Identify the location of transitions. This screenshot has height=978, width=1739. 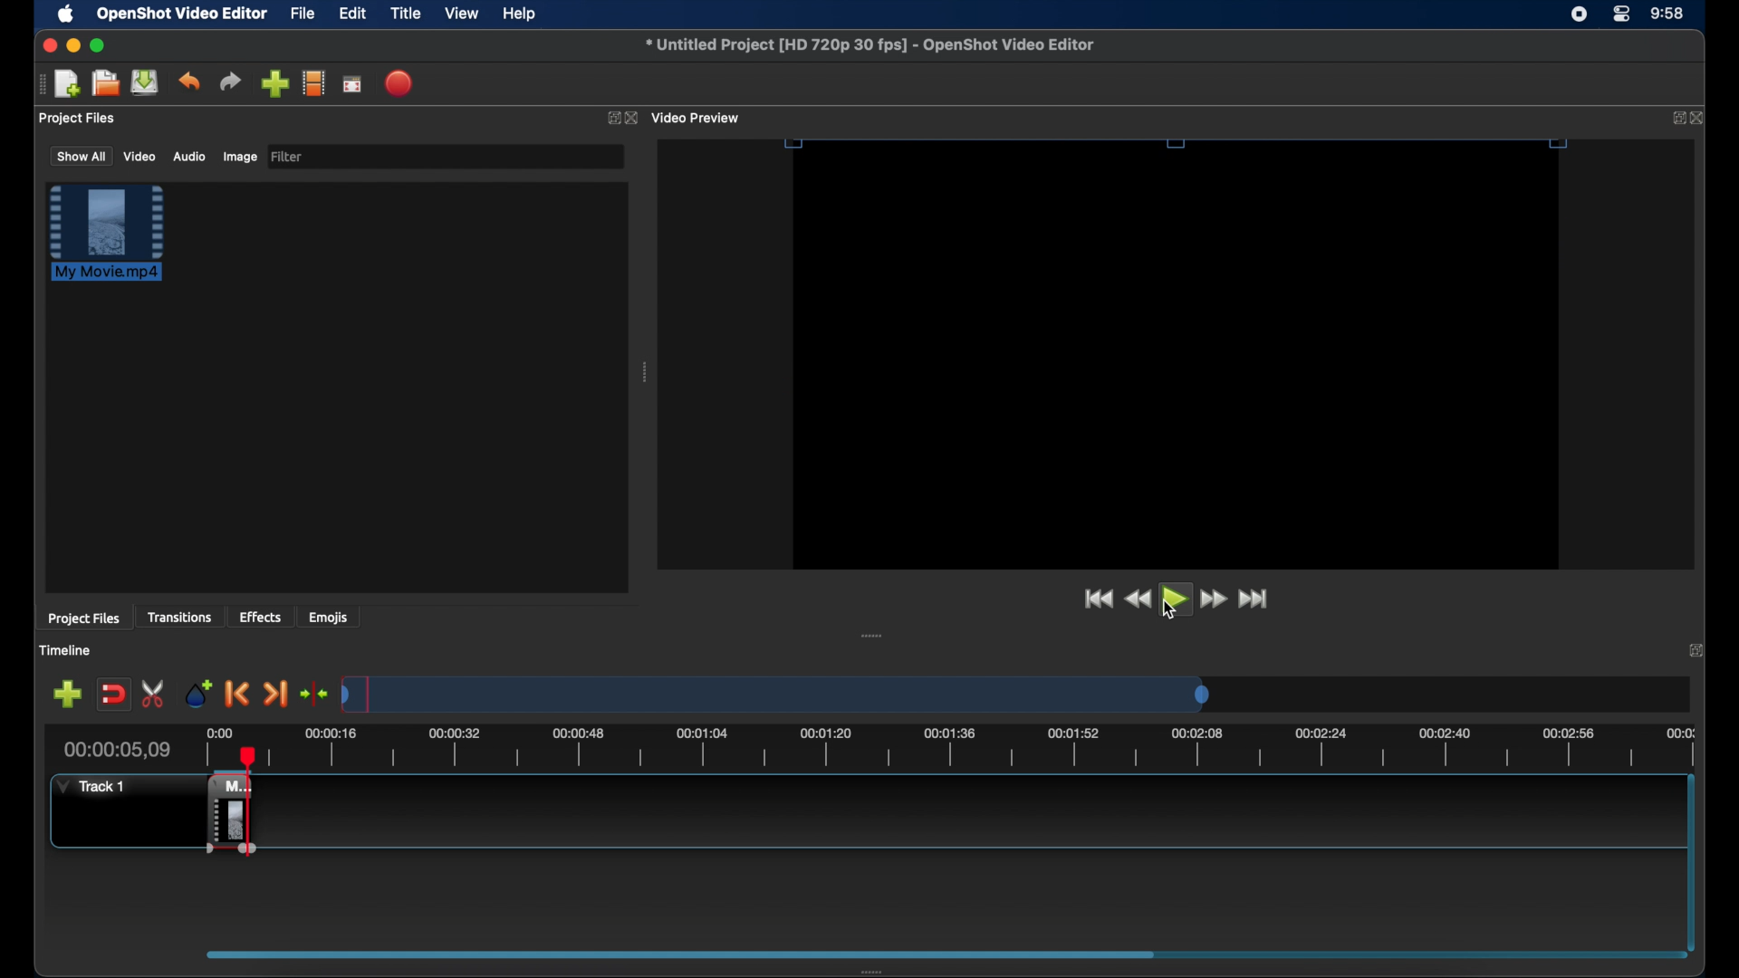
(179, 617).